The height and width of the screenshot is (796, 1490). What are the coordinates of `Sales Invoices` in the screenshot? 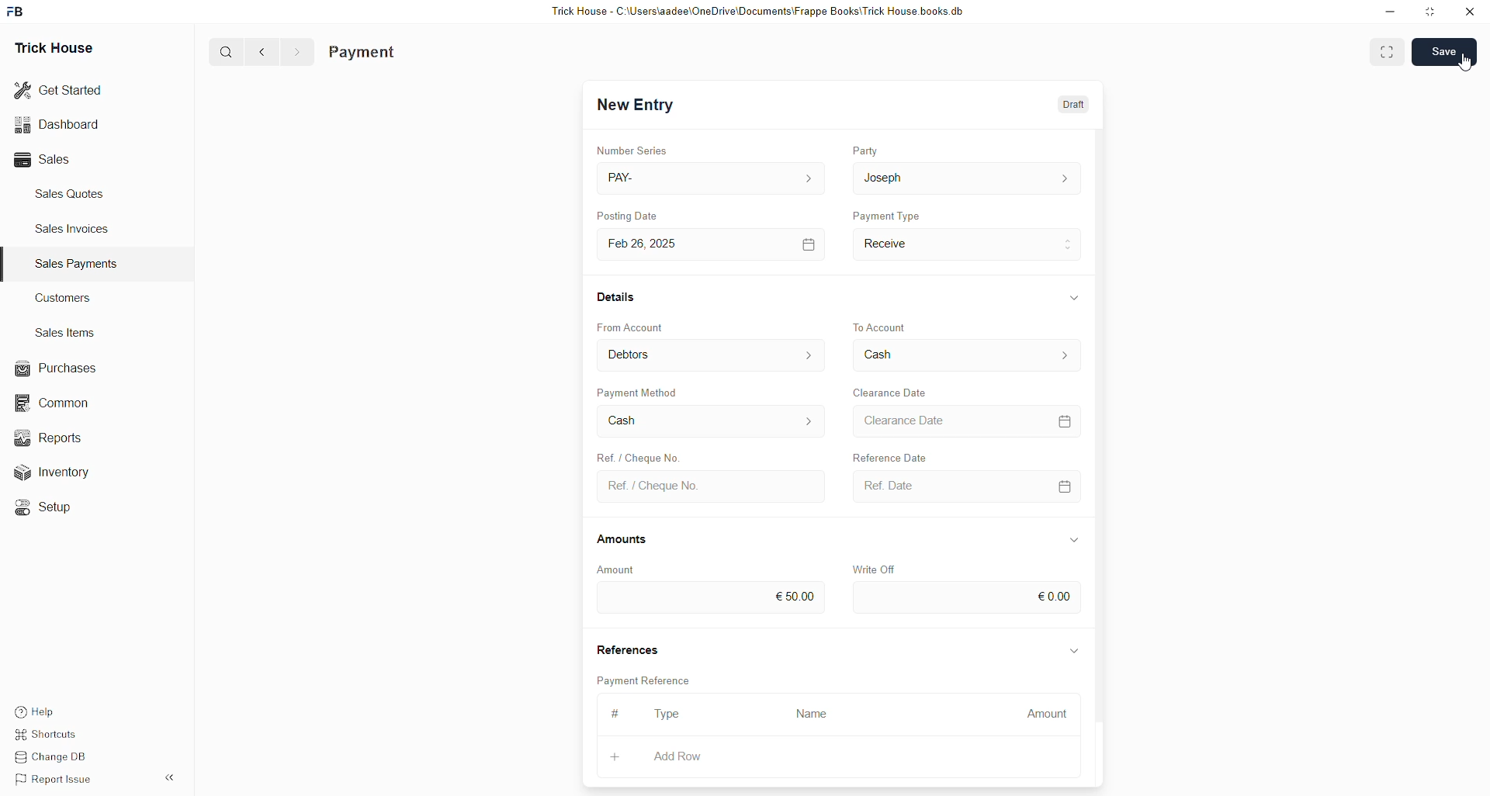 It's located at (77, 229).